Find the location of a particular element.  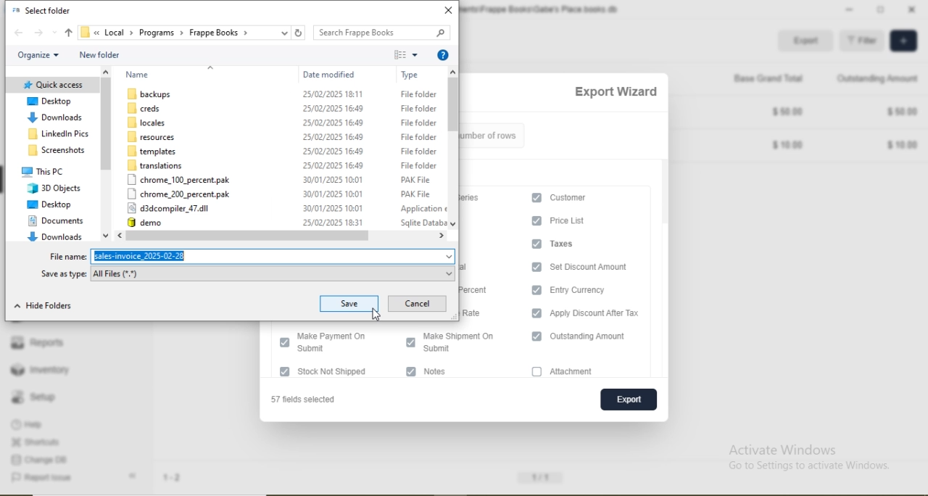

I Fep————
Submit is located at coordinates (339, 343).